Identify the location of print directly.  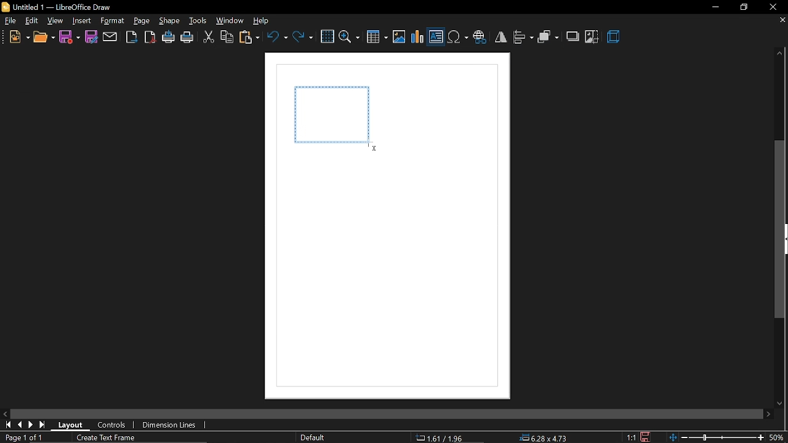
(169, 38).